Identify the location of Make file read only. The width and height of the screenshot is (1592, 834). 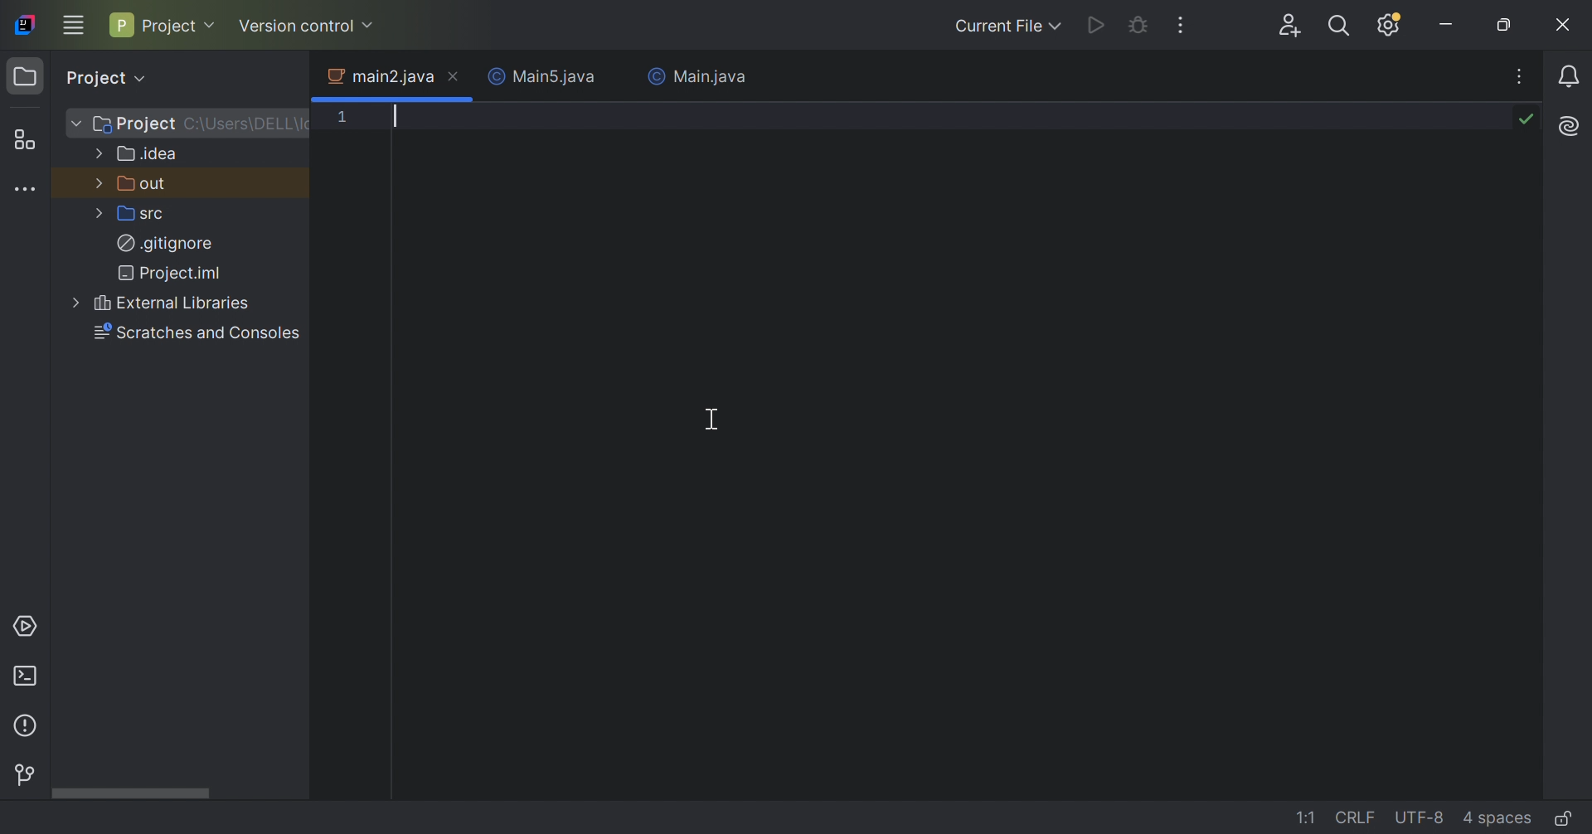
(1565, 818).